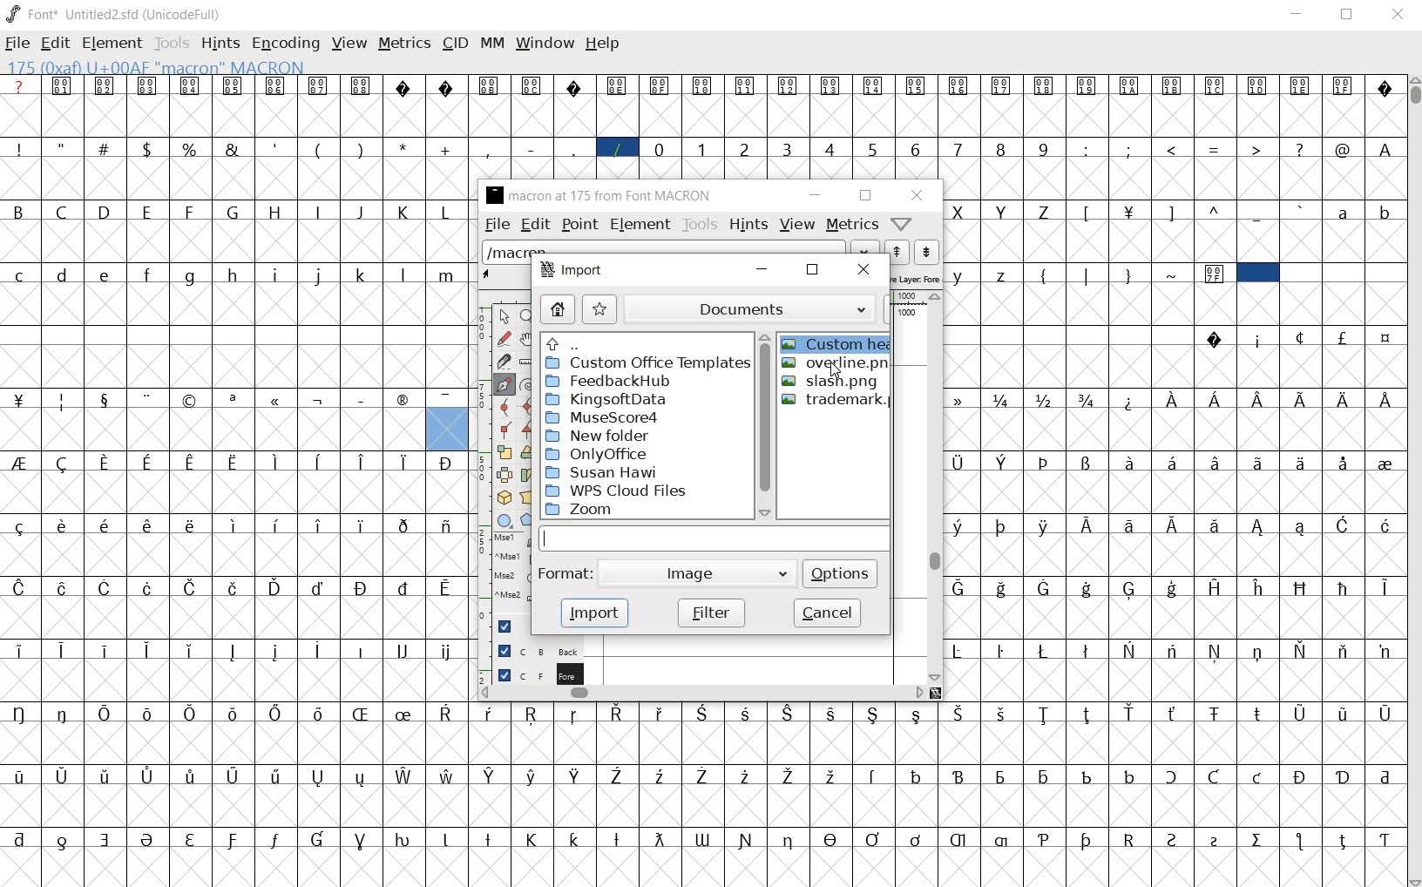 Image resolution: width=1422 pixels, height=887 pixels. Describe the element at coordinates (1383, 773) in the screenshot. I see `Symbol` at that location.